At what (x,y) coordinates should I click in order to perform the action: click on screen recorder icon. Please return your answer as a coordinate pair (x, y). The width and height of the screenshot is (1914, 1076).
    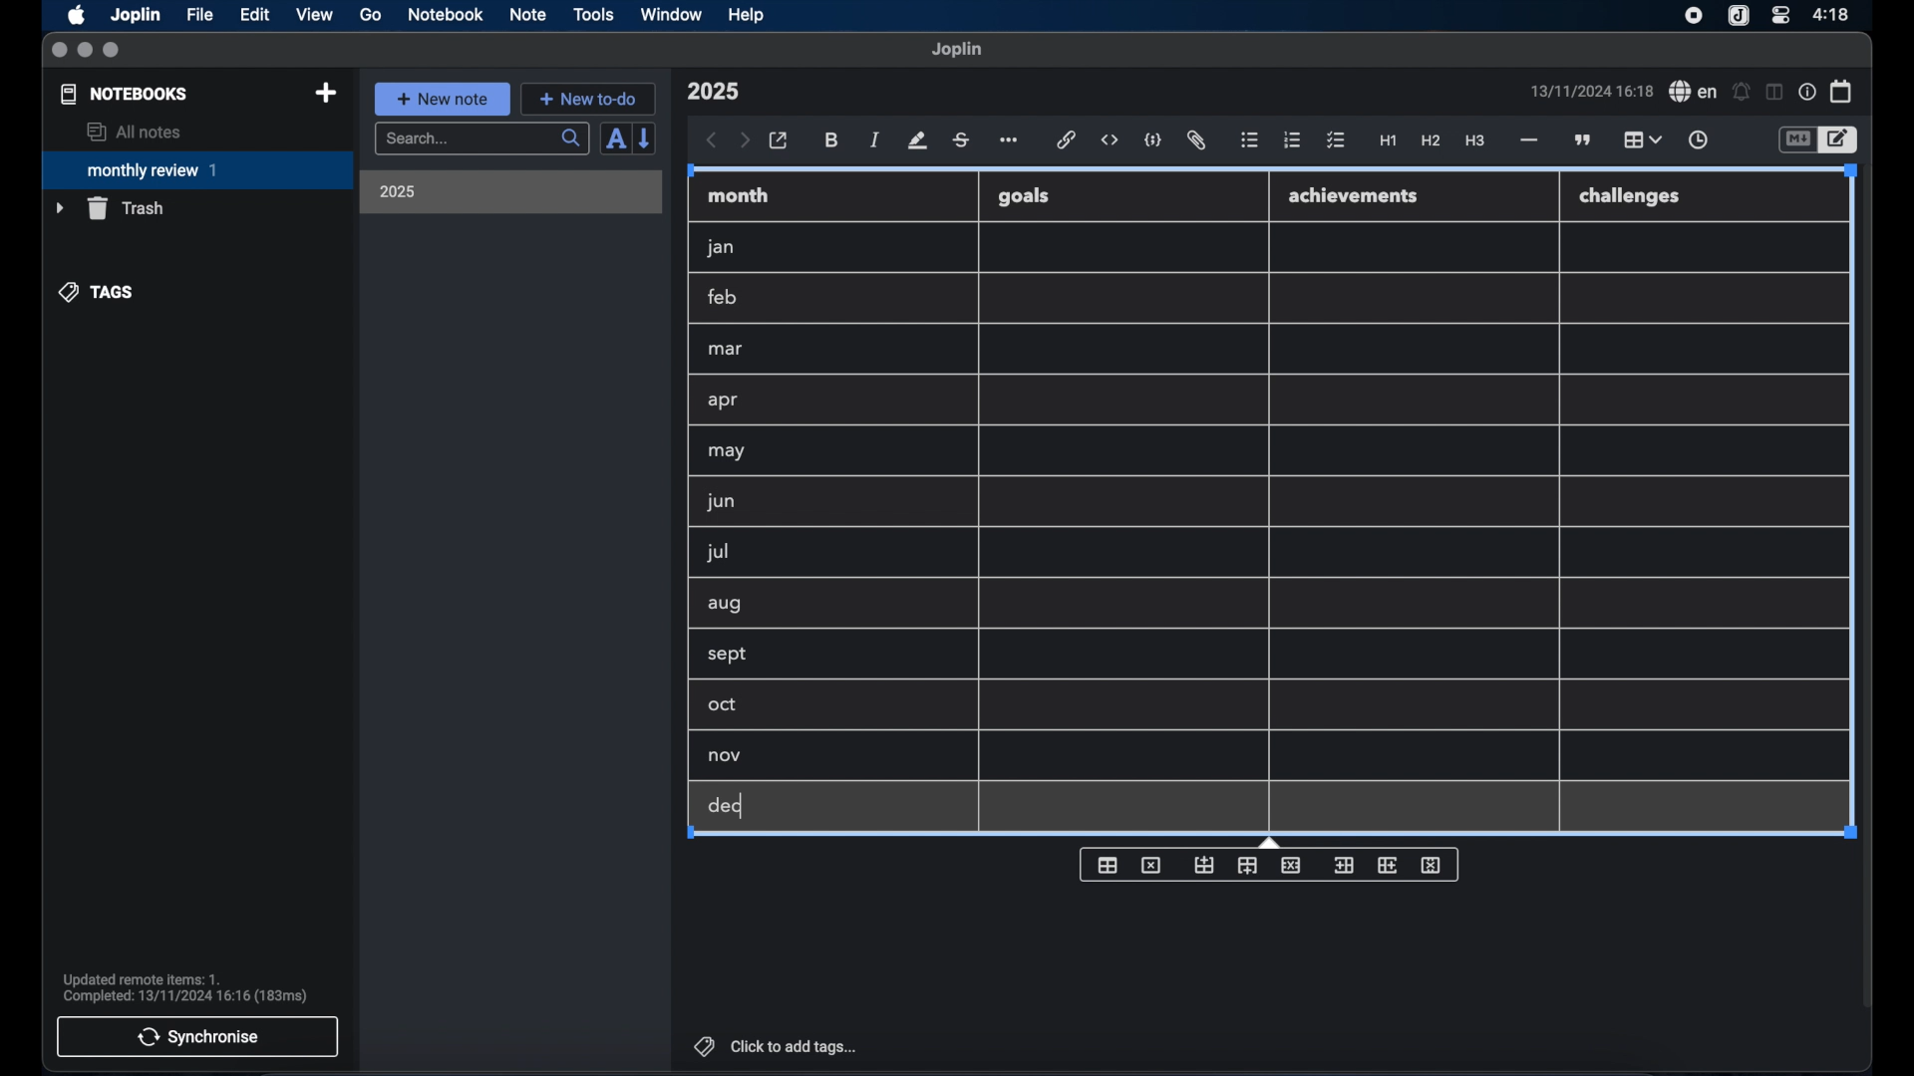
    Looking at the image, I should click on (1694, 16).